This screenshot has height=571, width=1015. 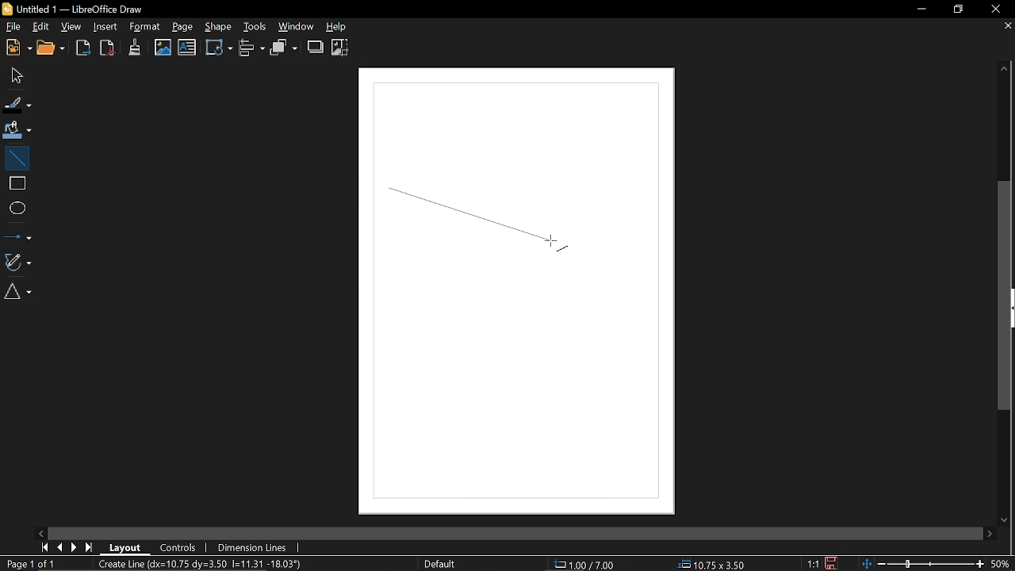 What do you see at coordinates (454, 563) in the screenshot?
I see `Slide master name` at bounding box center [454, 563].